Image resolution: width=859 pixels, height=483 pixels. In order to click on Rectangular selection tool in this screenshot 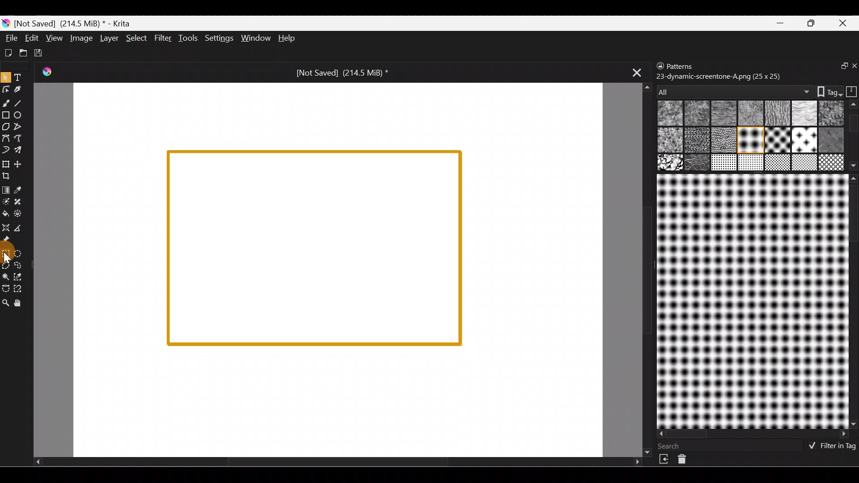, I will do `click(5, 253)`.